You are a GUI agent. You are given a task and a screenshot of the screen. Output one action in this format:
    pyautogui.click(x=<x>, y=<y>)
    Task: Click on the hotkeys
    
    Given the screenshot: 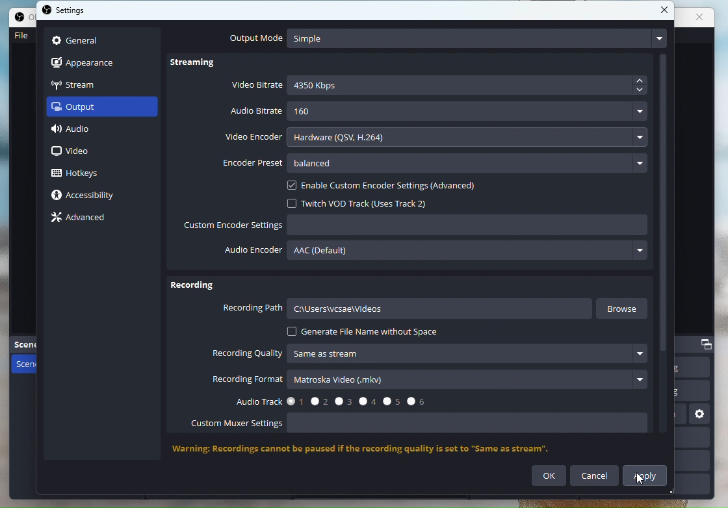 What is the action you would take?
    pyautogui.click(x=85, y=171)
    